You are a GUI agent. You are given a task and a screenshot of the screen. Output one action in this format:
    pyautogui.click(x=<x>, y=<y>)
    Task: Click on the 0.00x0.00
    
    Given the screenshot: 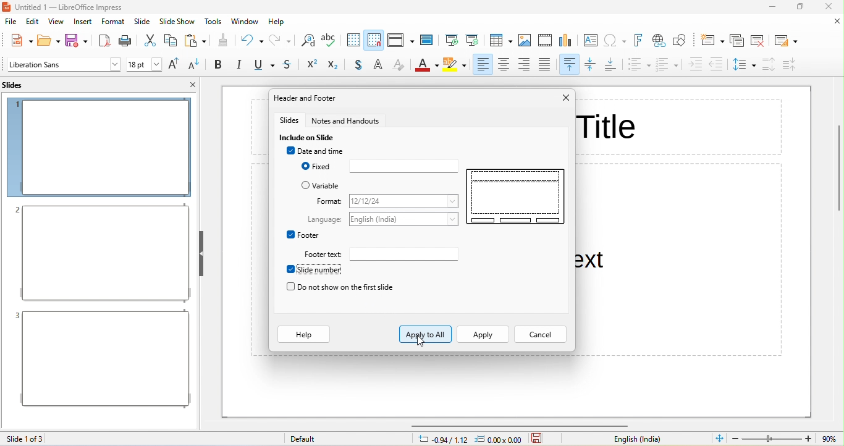 What is the action you would take?
    pyautogui.click(x=501, y=440)
    